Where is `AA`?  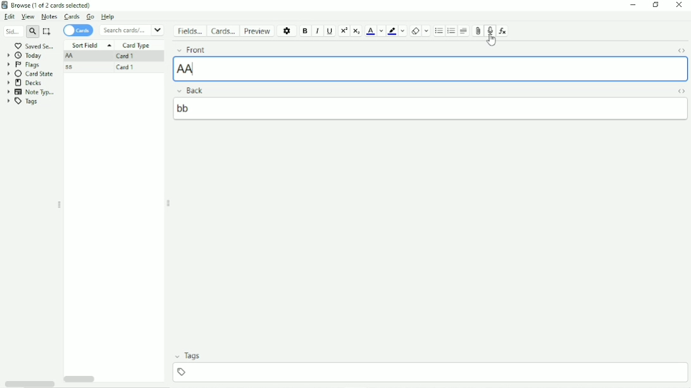 AA is located at coordinates (70, 56).